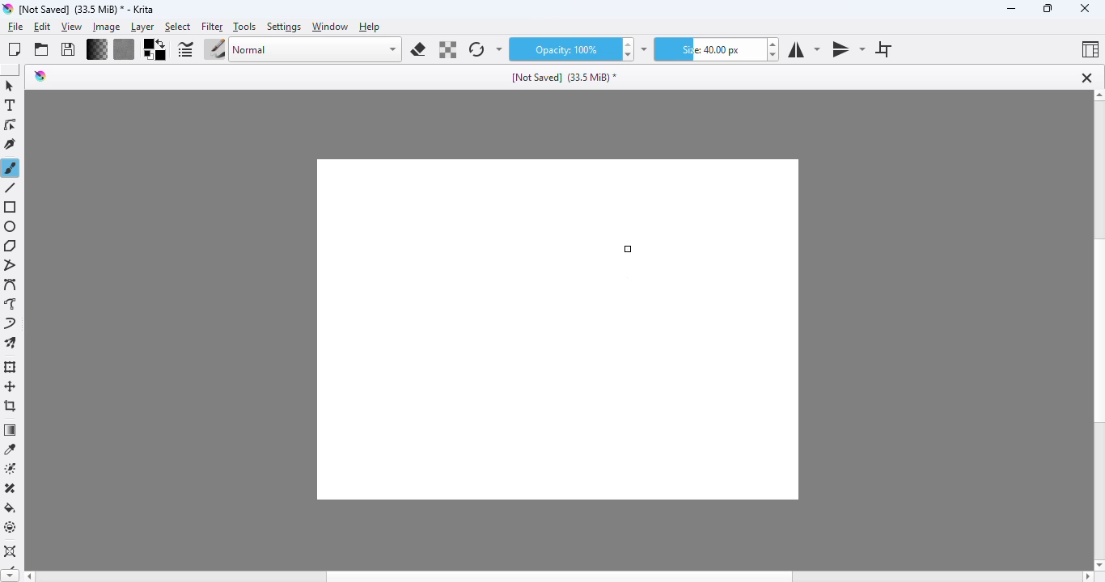 The height and width of the screenshot is (582, 1105). What do you see at coordinates (11, 508) in the screenshot?
I see `fill a selection` at bounding box center [11, 508].